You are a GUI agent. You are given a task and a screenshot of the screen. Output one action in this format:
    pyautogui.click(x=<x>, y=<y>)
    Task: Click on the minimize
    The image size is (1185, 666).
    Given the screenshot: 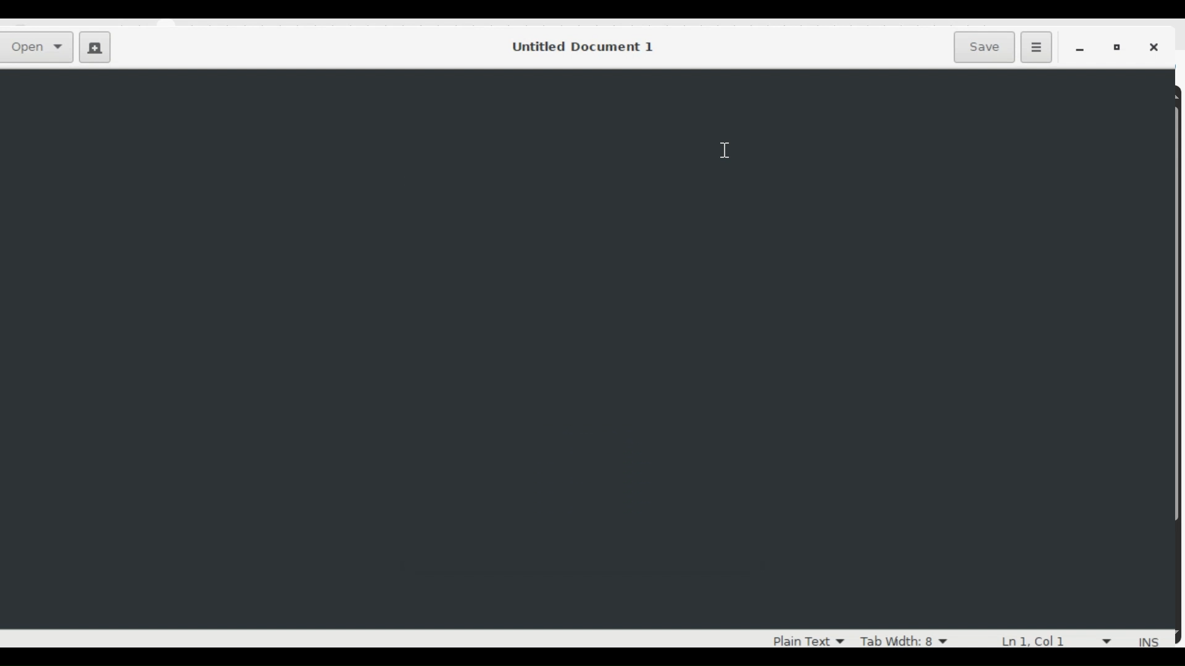 What is the action you would take?
    pyautogui.click(x=1083, y=49)
    